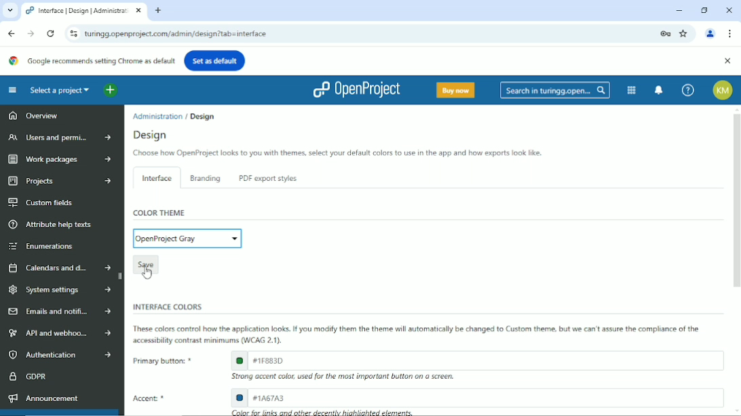  Describe the element at coordinates (687, 90) in the screenshot. I see `Help` at that location.